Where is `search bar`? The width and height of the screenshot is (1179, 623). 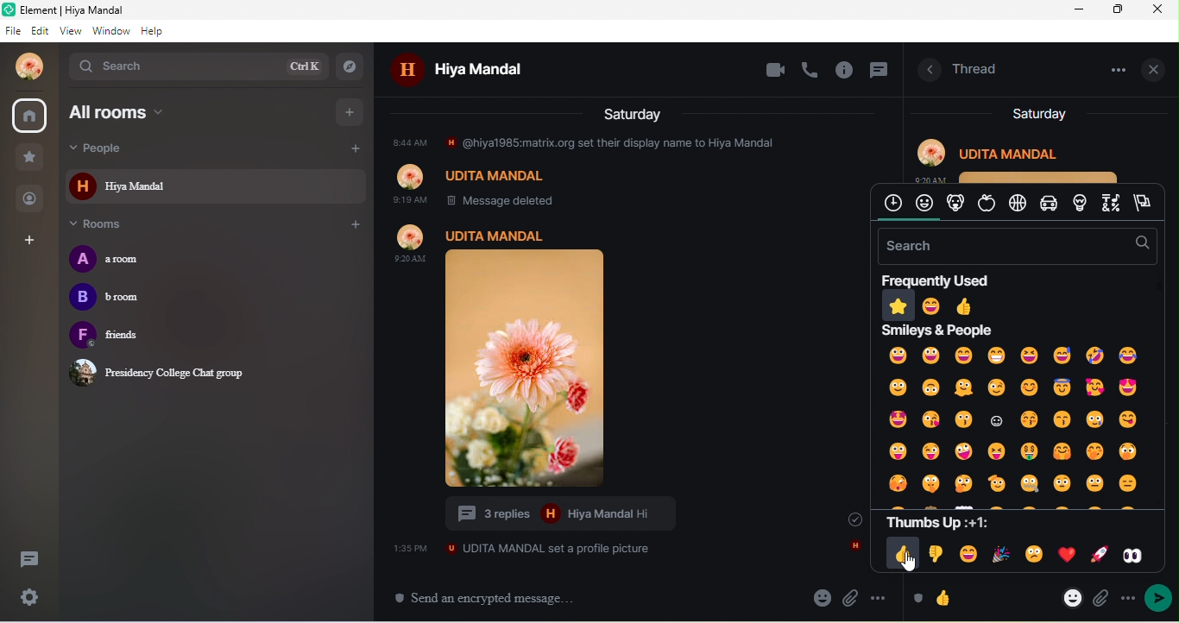 search bar is located at coordinates (1014, 246).